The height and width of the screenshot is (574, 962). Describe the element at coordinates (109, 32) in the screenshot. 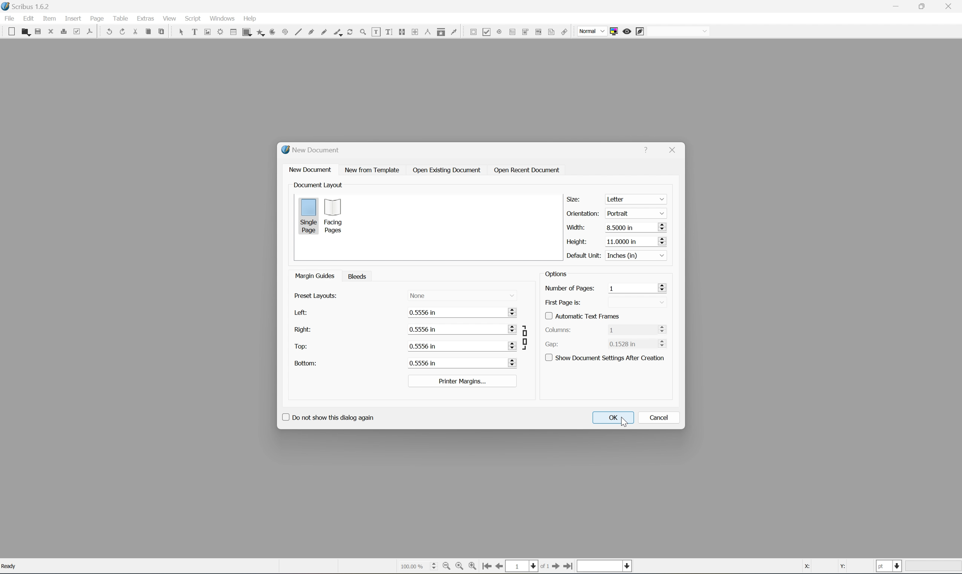

I see `undo` at that location.